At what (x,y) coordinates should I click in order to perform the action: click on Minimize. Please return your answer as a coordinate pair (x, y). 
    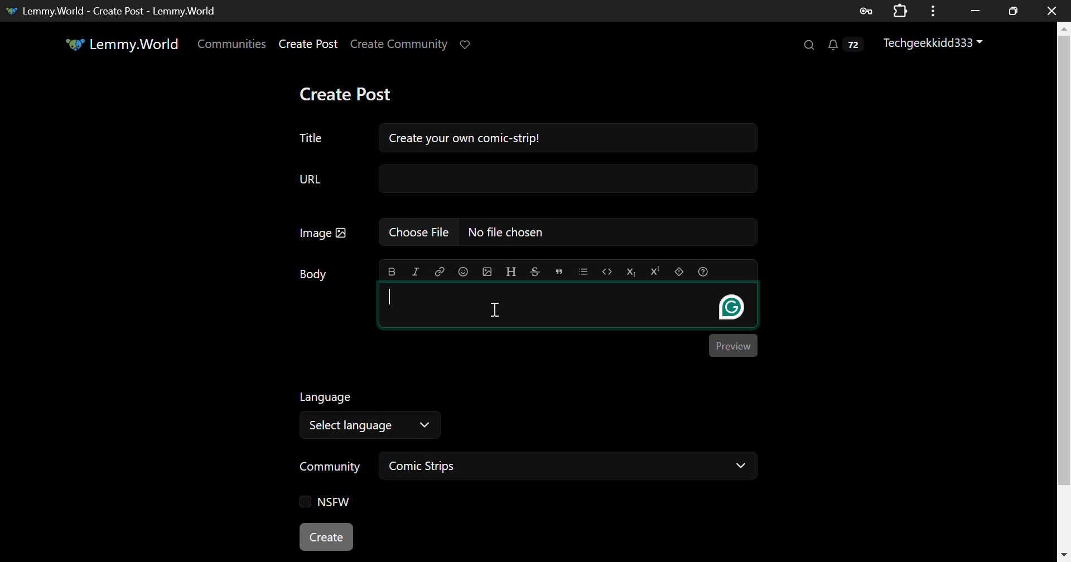
    Looking at the image, I should click on (1015, 11).